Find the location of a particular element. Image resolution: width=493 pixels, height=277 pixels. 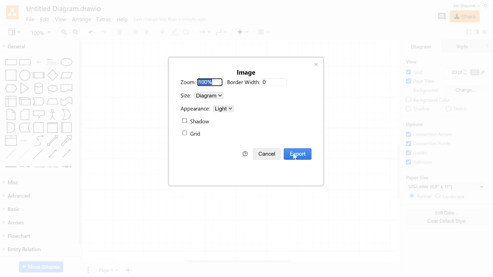

Connection points is located at coordinates (434, 144).